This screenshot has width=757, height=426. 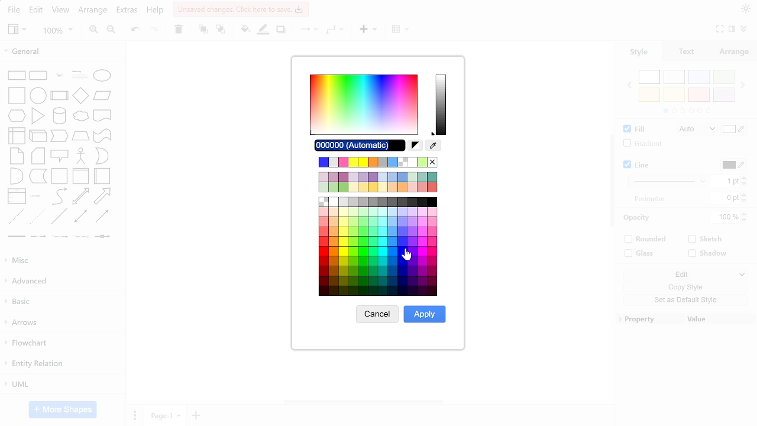 What do you see at coordinates (732, 30) in the screenshot?
I see `collapse` at bounding box center [732, 30].